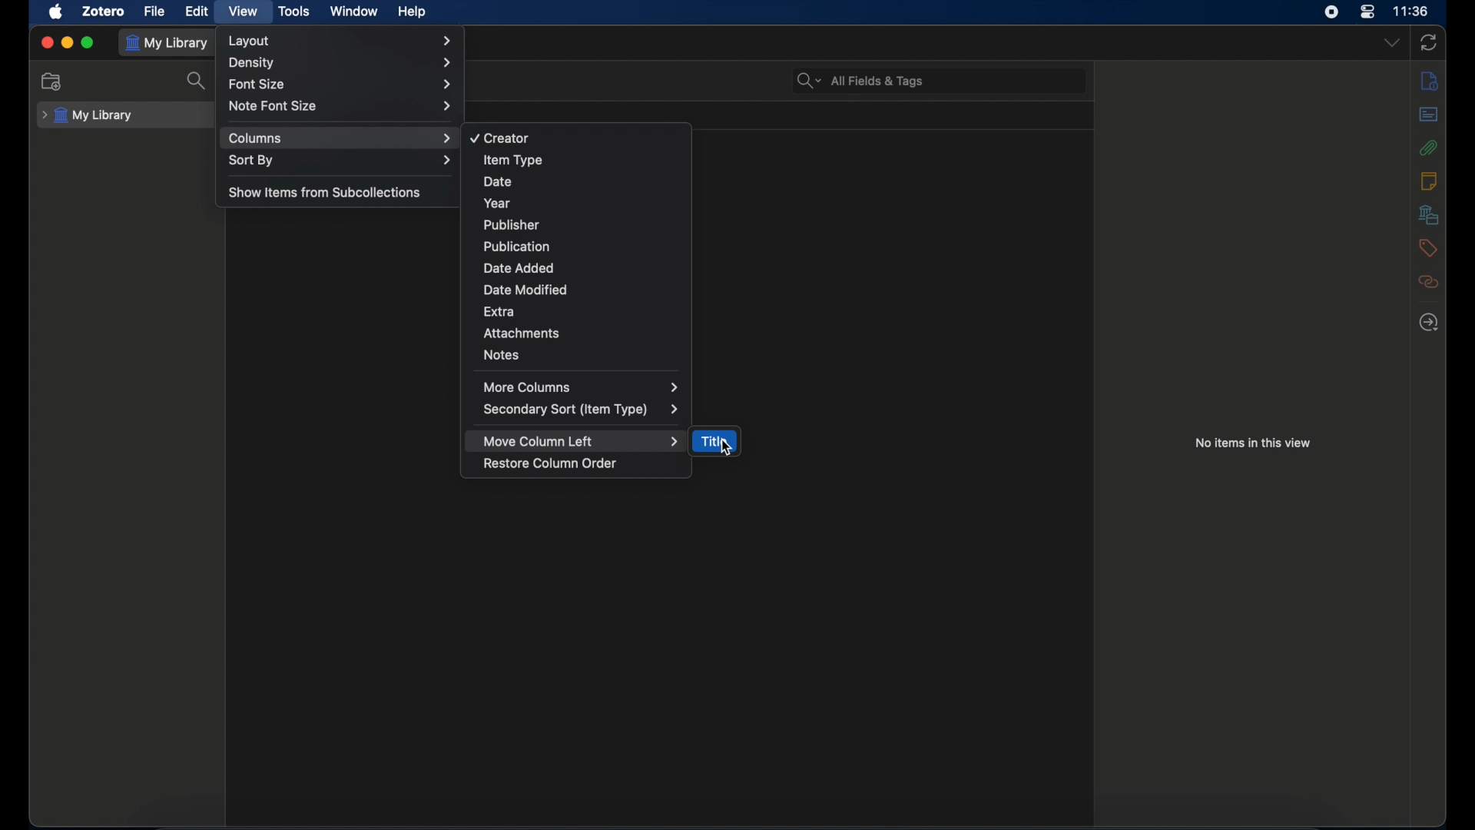 The width and height of the screenshot is (1475, 830). Describe the element at coordinates (1430, 181) in the screenshot. I see `notes` at that location.